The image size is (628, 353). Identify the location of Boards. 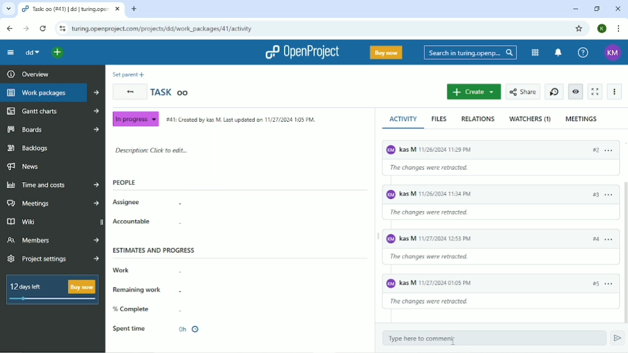
(52, 129).